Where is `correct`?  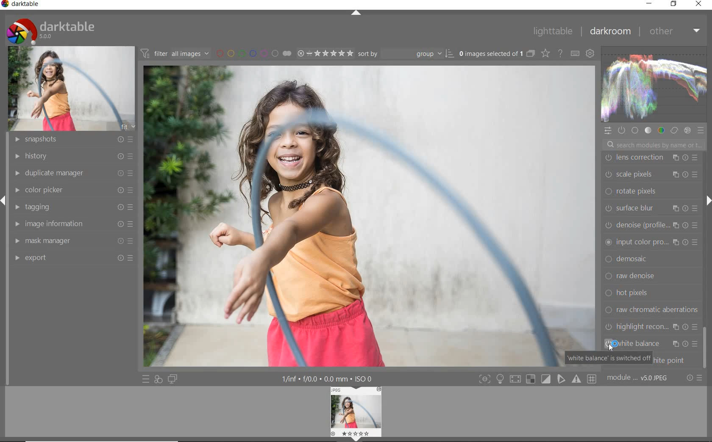 correct is located at coordinates (674, 130).